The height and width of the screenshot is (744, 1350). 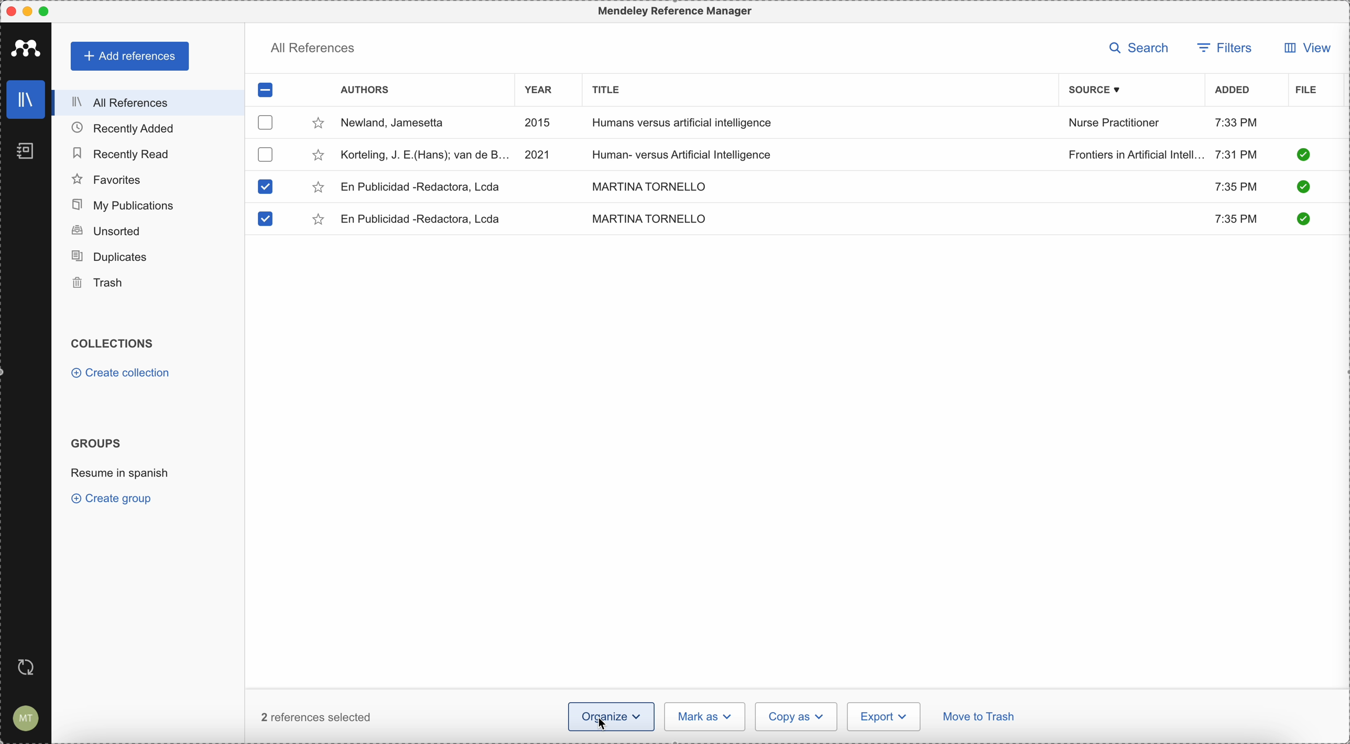 What do you see at coordinates (1236, 153) in the screenshot?
I see `7:31 PM` at bounding box center [1236, 153].